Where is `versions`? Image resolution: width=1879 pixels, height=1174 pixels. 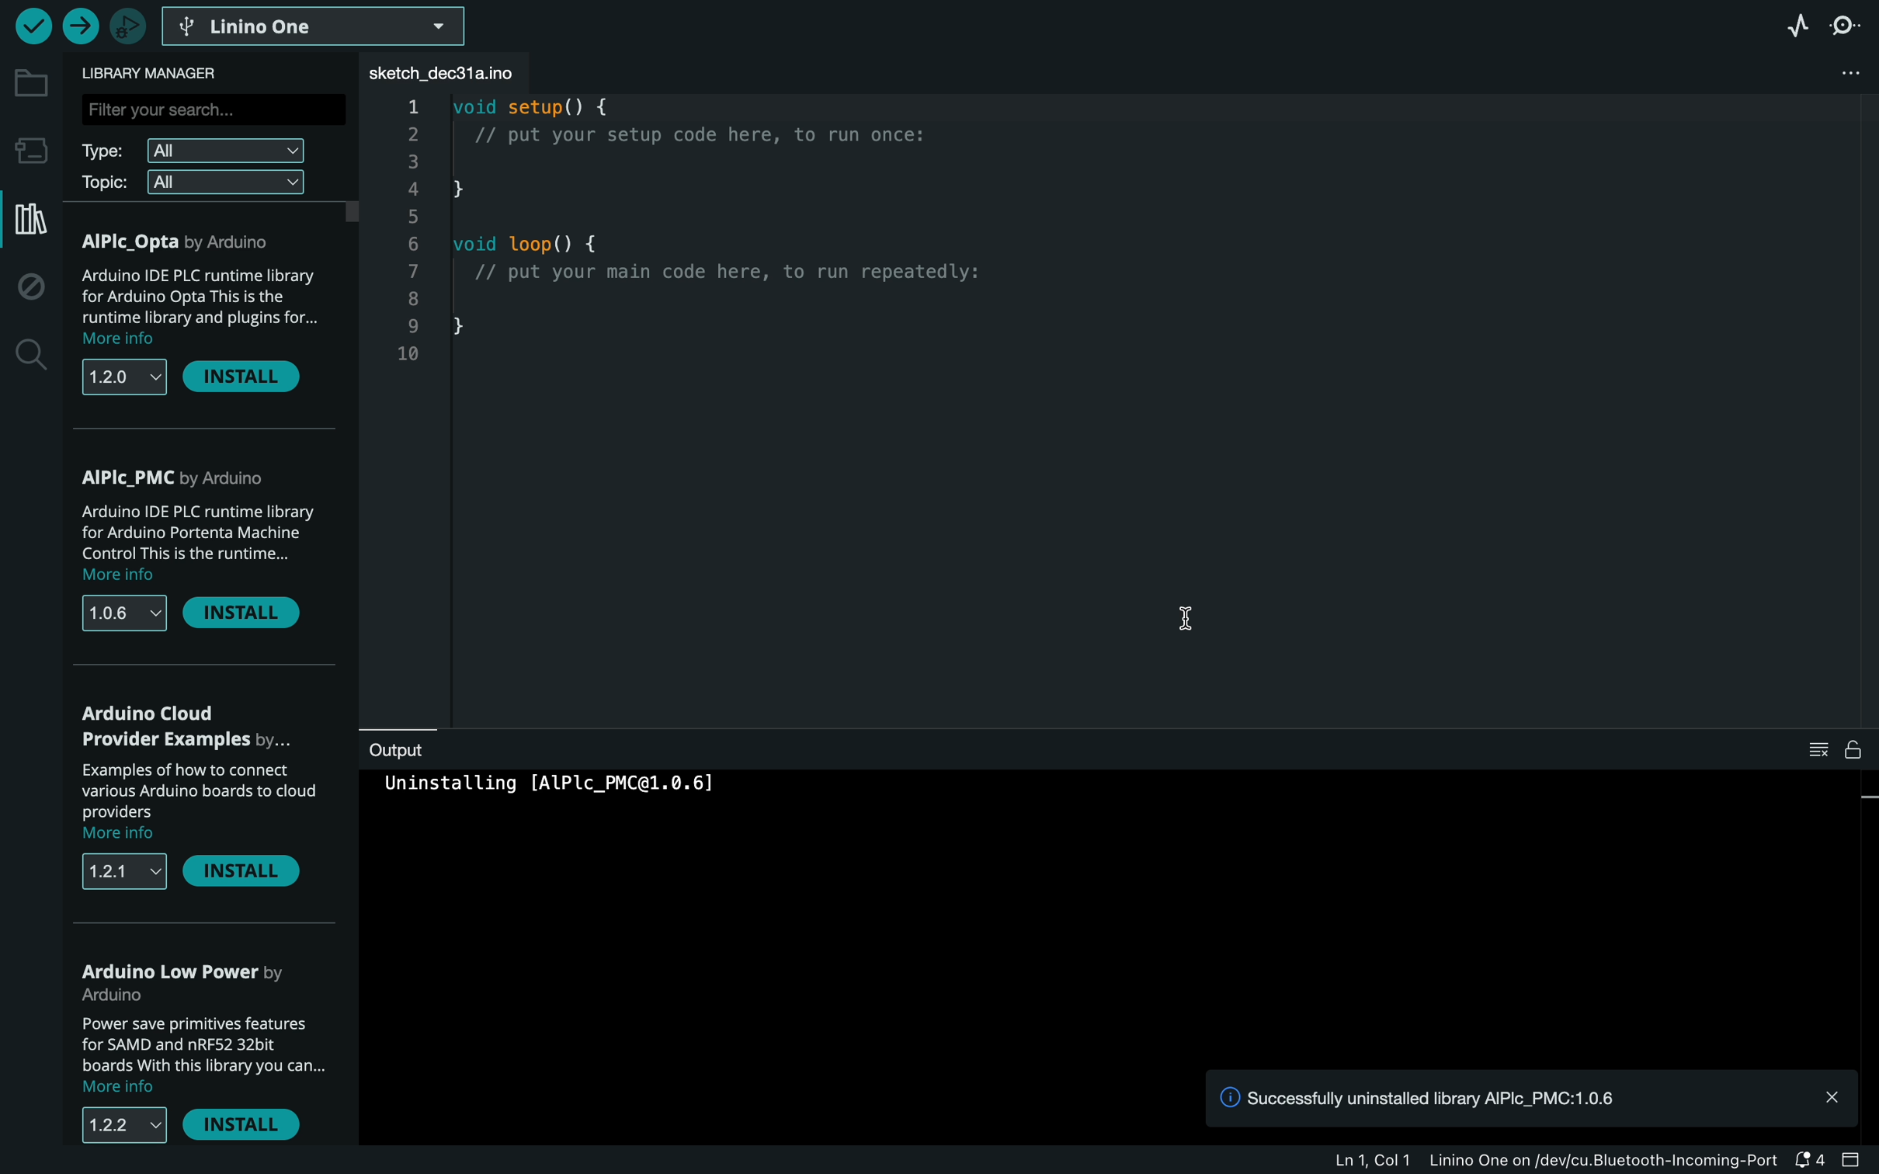
versions is located at coordinates (123, 377).